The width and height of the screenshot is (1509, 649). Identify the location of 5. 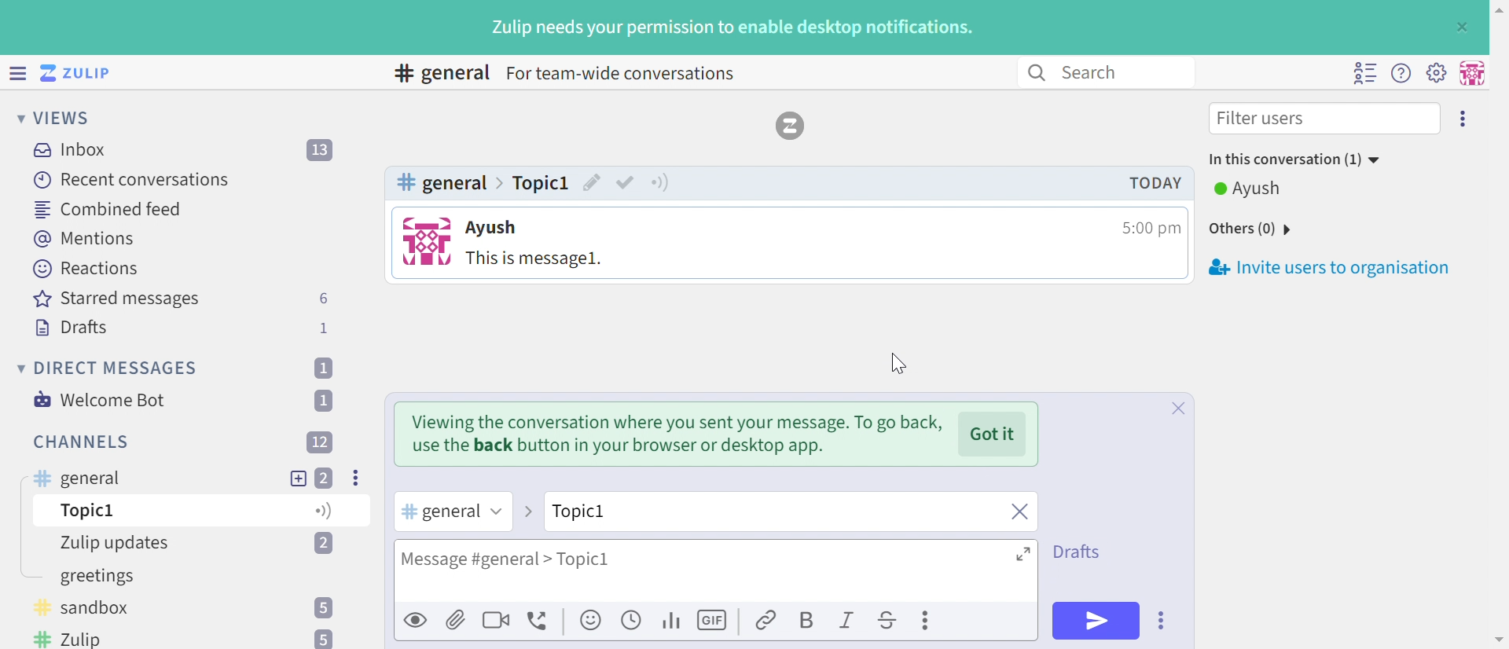
(325, 607).